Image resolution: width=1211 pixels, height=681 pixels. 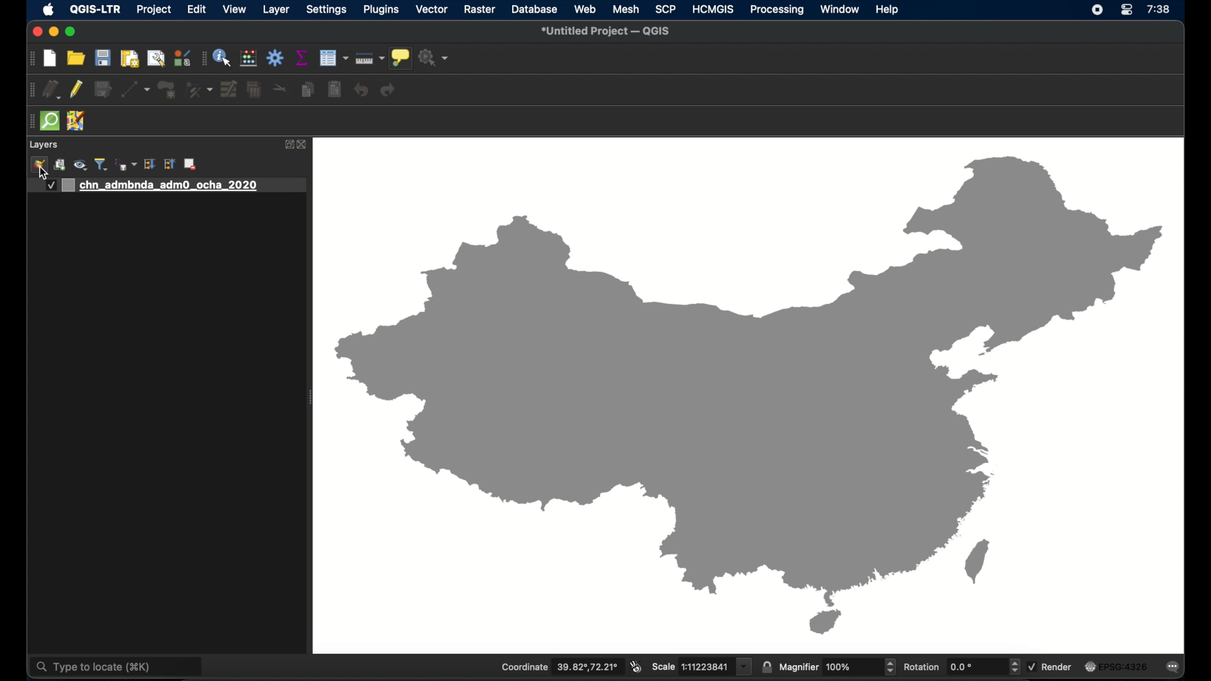 What do you see at coordinates (303, 145) in the screenshot?
I see `close` at bounding box center [303, 145].